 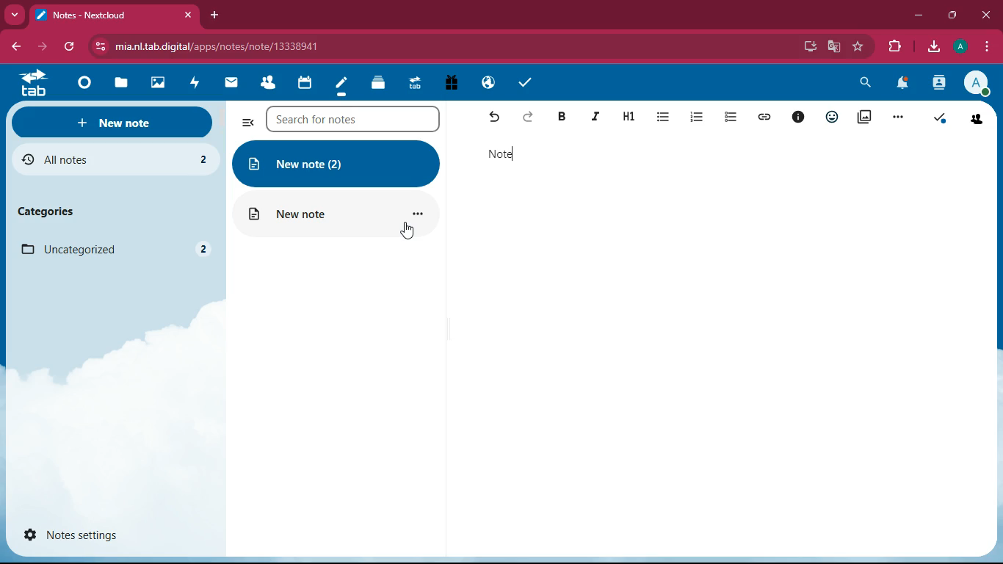 What do you see at coordinates (270, 82) in the screenshot?
I see `friends` at bounding box center [270, 82].